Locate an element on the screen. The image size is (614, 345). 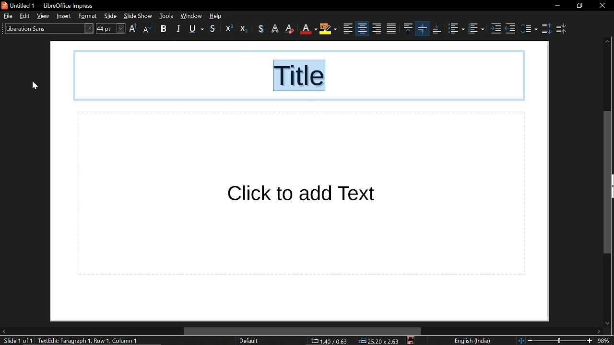
erase is located at coordinates (275, 29).